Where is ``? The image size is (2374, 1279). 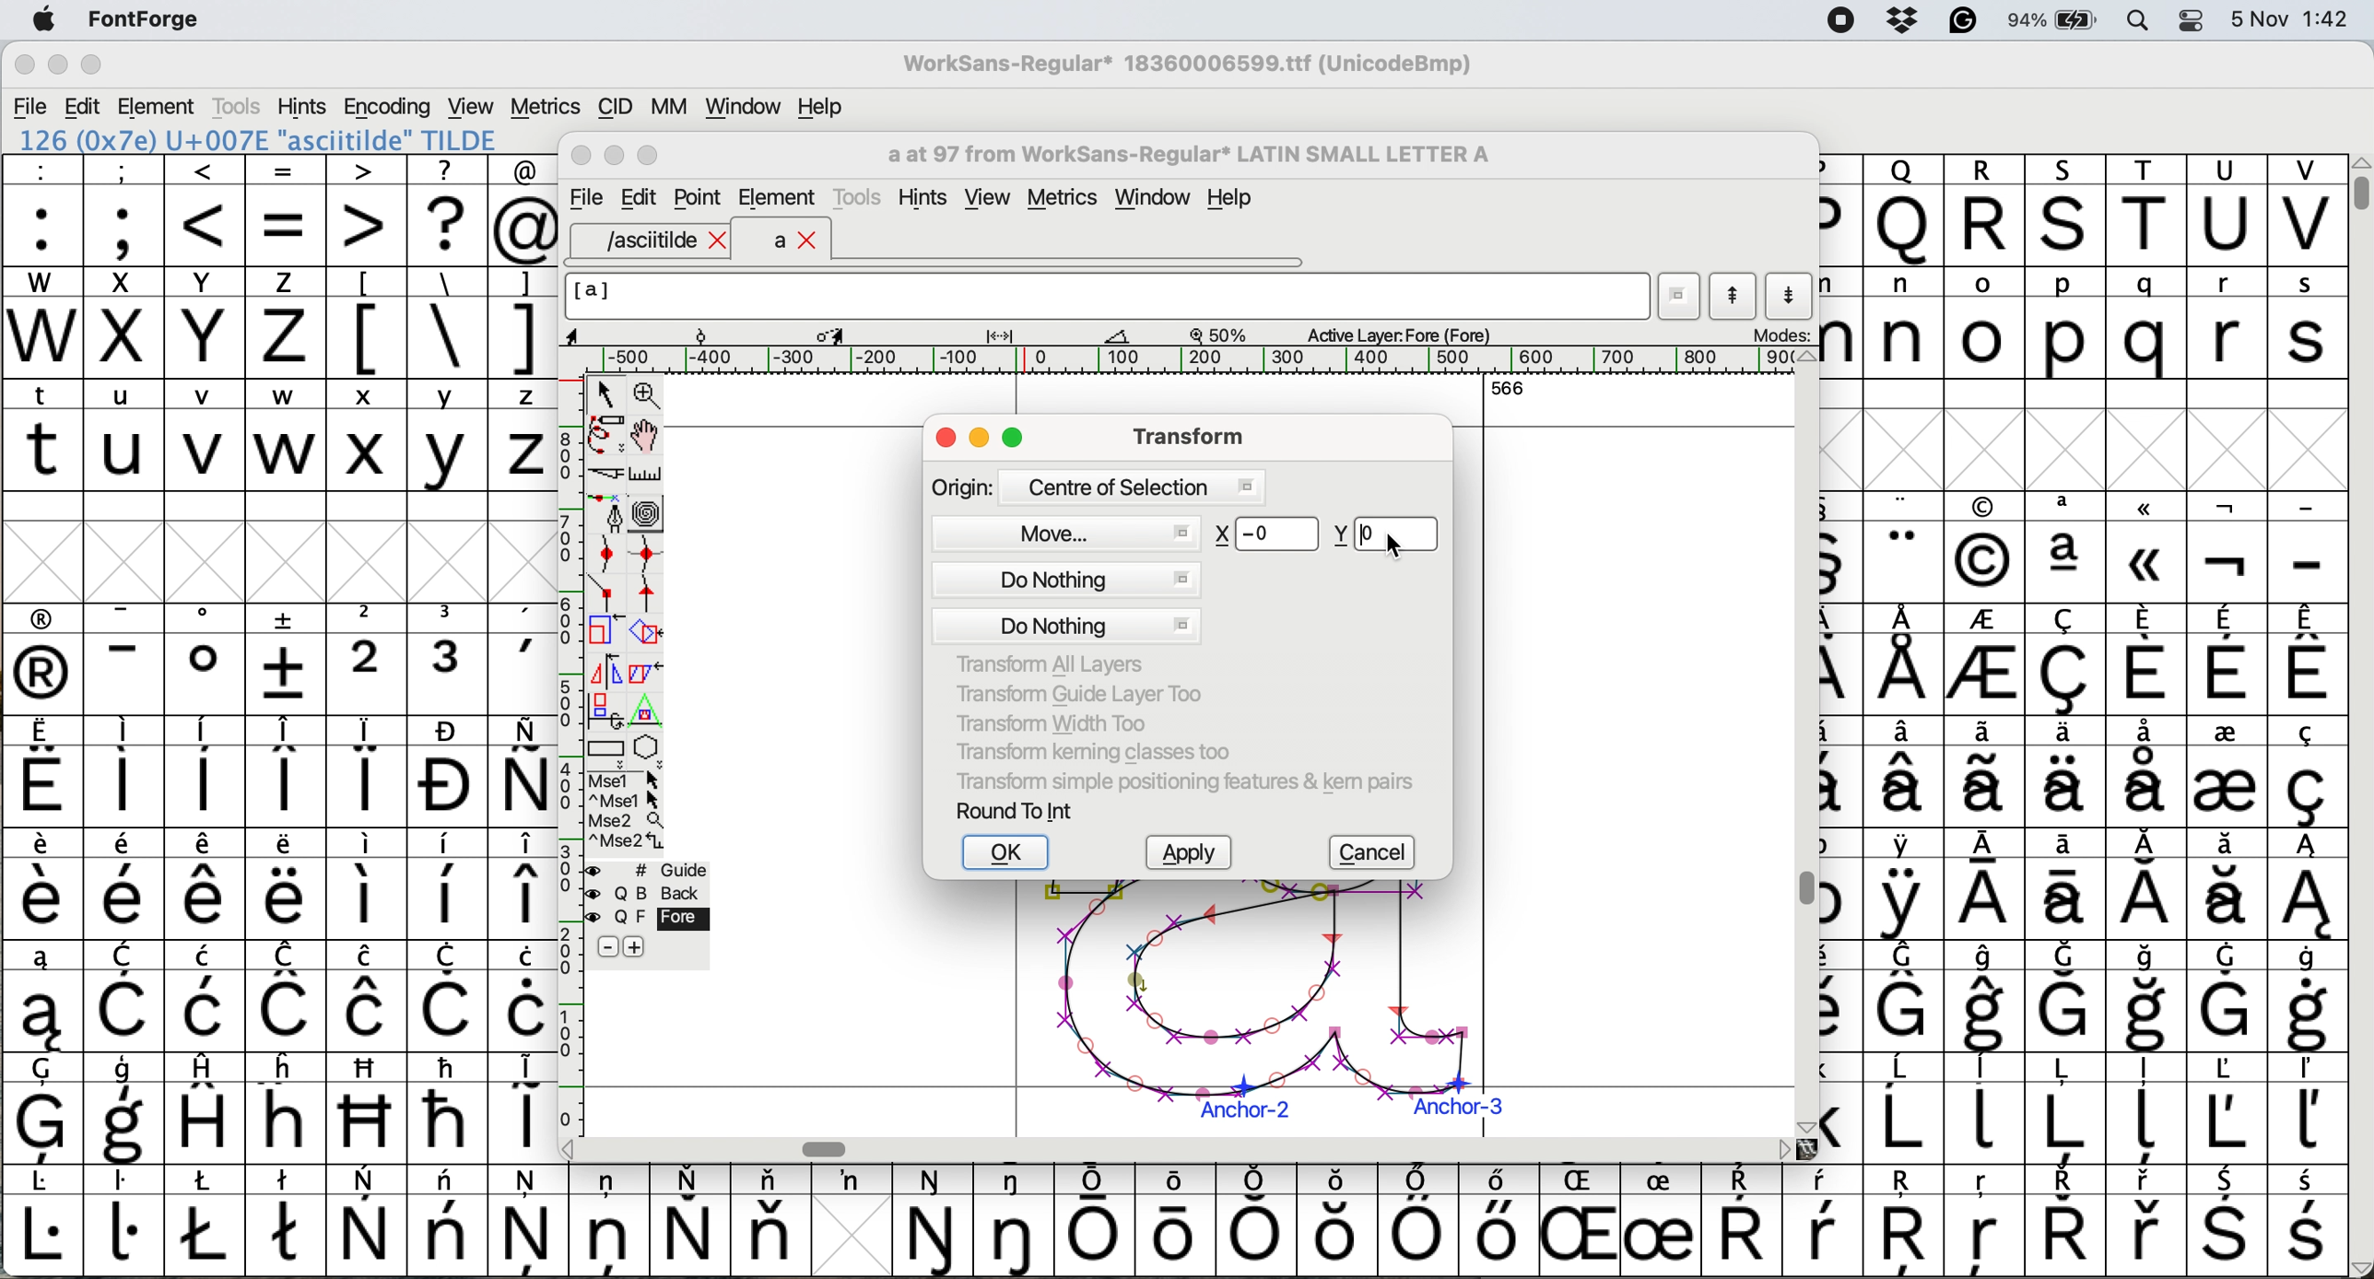  is located at coordinates (1903, 210).